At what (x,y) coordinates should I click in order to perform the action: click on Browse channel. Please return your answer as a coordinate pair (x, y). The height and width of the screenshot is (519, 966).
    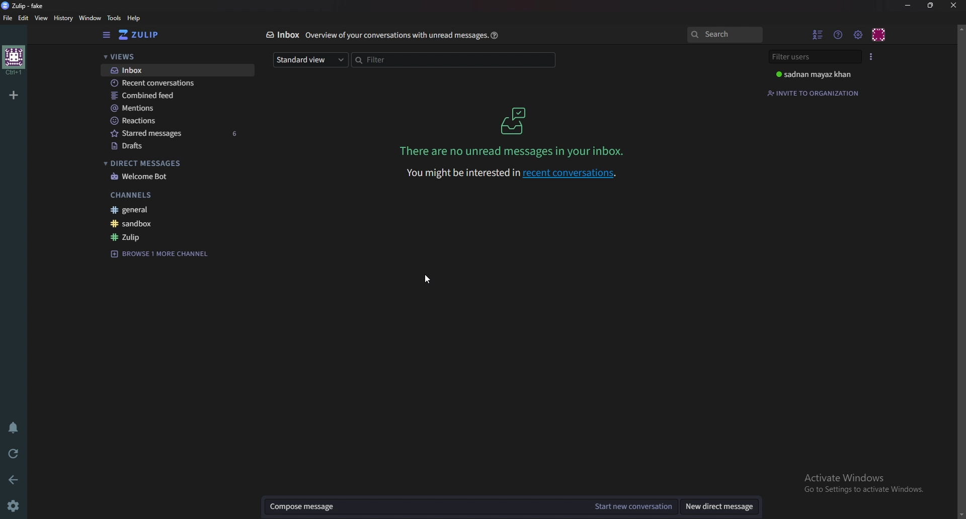
    Looking at the image, I should click on (163, 254).